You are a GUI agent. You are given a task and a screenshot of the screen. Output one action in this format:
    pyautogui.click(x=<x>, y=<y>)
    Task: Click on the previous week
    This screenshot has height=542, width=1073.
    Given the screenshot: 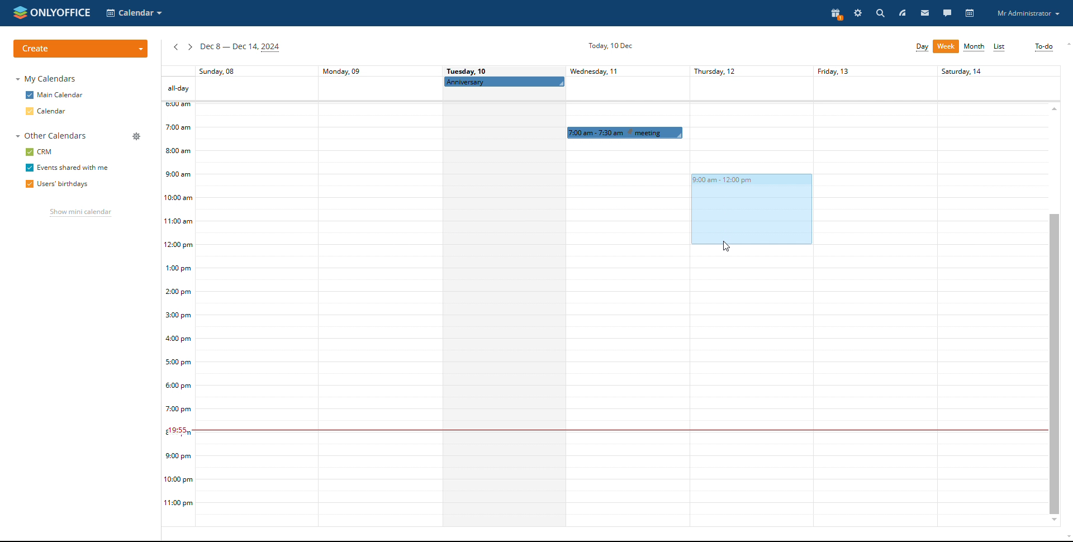 What is the action you would take?
    pyautogui.click(x=175, y=47)
    